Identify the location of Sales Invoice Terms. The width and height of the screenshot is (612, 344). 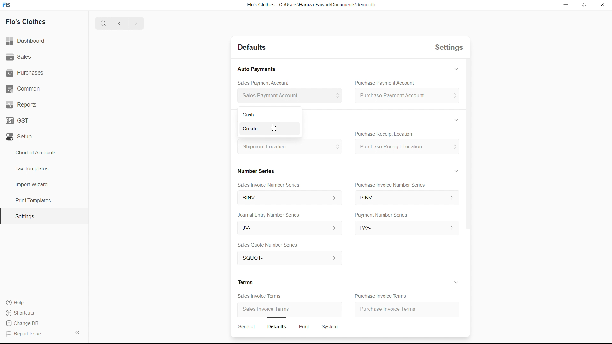
(261, 296).